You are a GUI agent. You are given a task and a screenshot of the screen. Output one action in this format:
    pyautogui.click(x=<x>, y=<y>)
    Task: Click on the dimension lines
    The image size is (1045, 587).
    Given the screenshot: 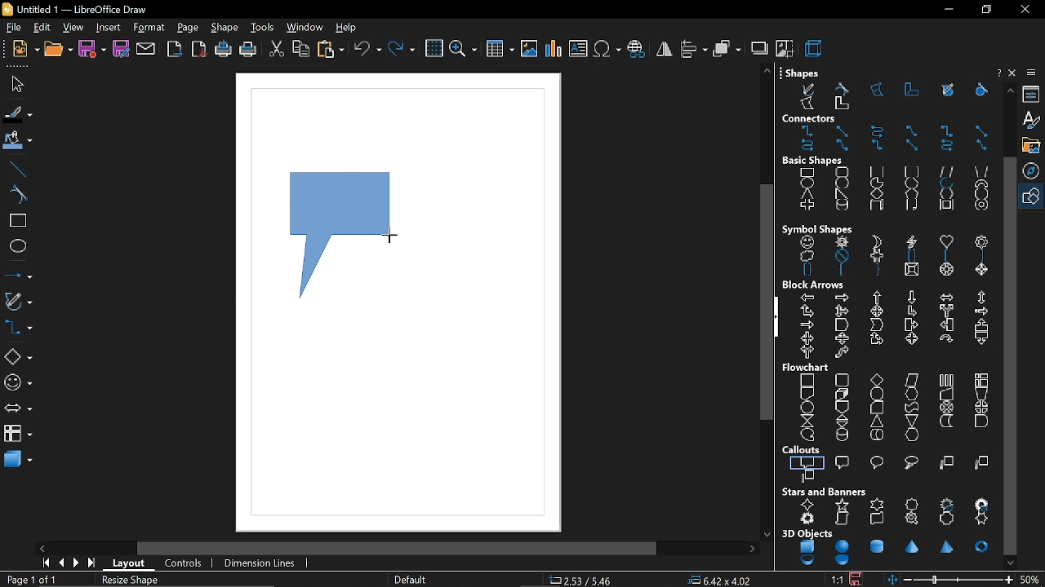 What is the action you would take?
    pyautogui.click(x=260, y=565)
    